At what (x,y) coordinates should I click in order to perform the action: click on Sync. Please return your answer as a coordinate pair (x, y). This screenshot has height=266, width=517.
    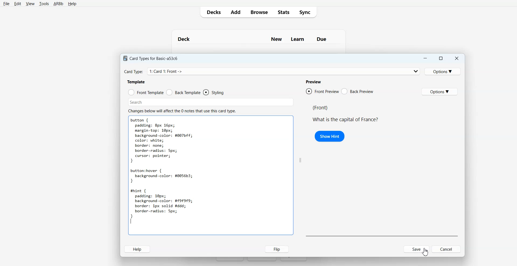
    Looking at the image, I should click on (306, 12).